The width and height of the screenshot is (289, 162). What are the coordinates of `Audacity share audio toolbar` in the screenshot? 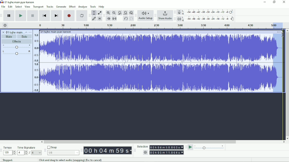 It's located at (156, 15).